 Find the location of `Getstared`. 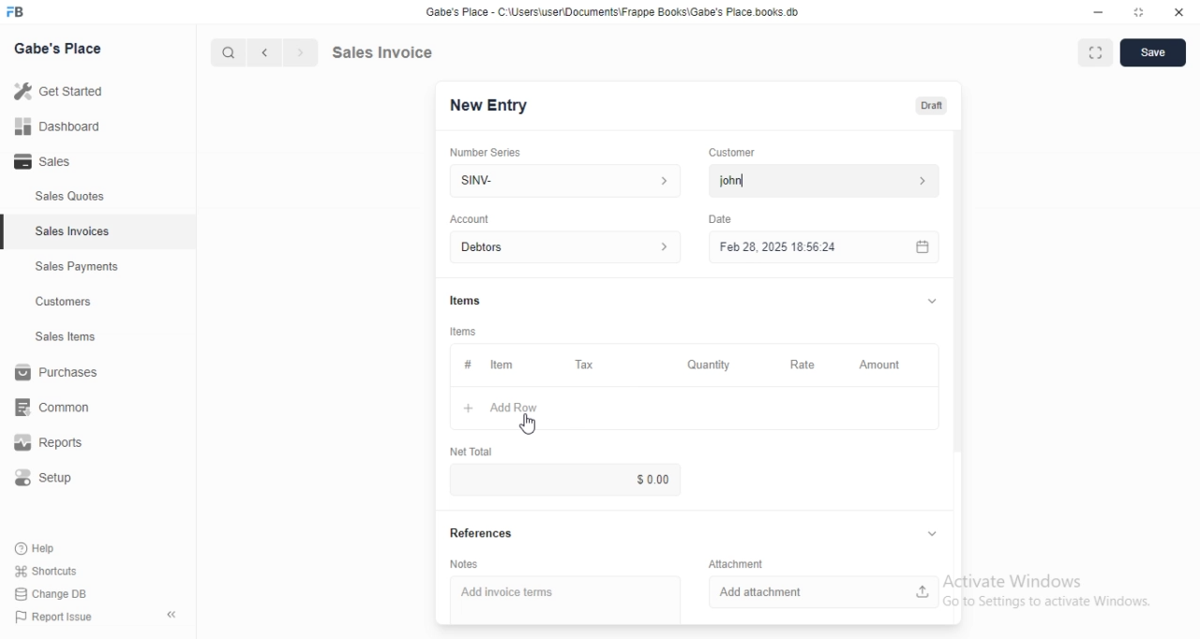

Getstared is located at coordinates (64, 93).